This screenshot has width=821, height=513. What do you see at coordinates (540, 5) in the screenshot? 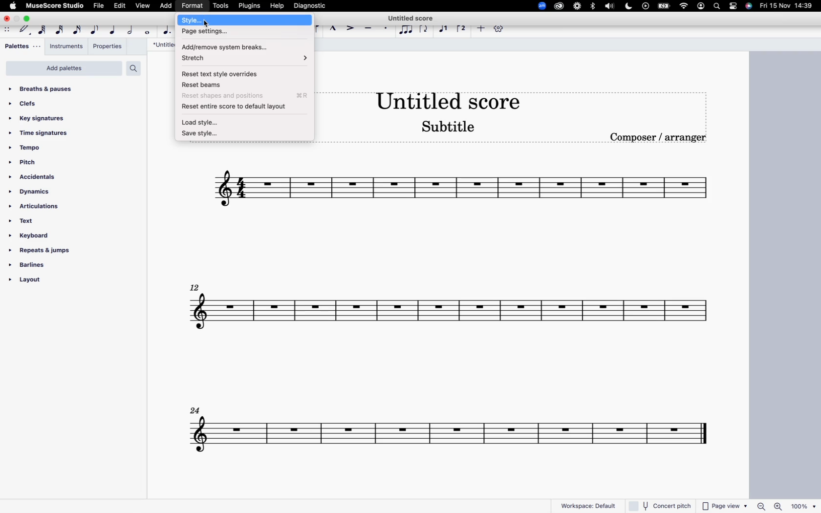
I see `zoom` at bounding box center [540, 5].